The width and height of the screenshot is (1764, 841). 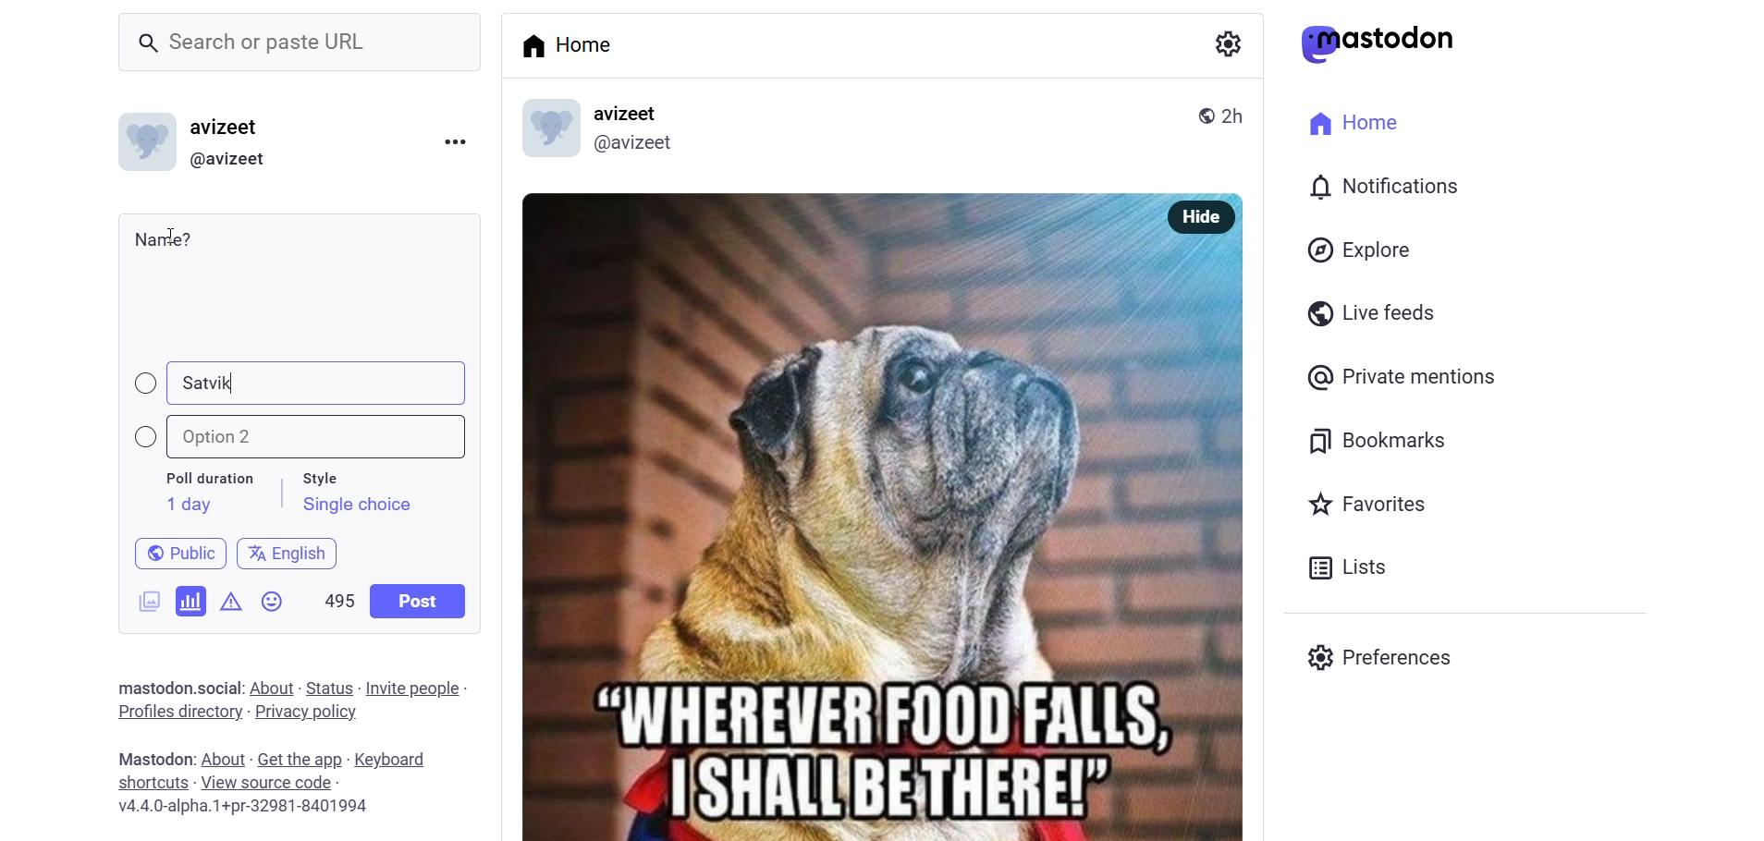 I want to click on explore, so click(x=1363, y=250).